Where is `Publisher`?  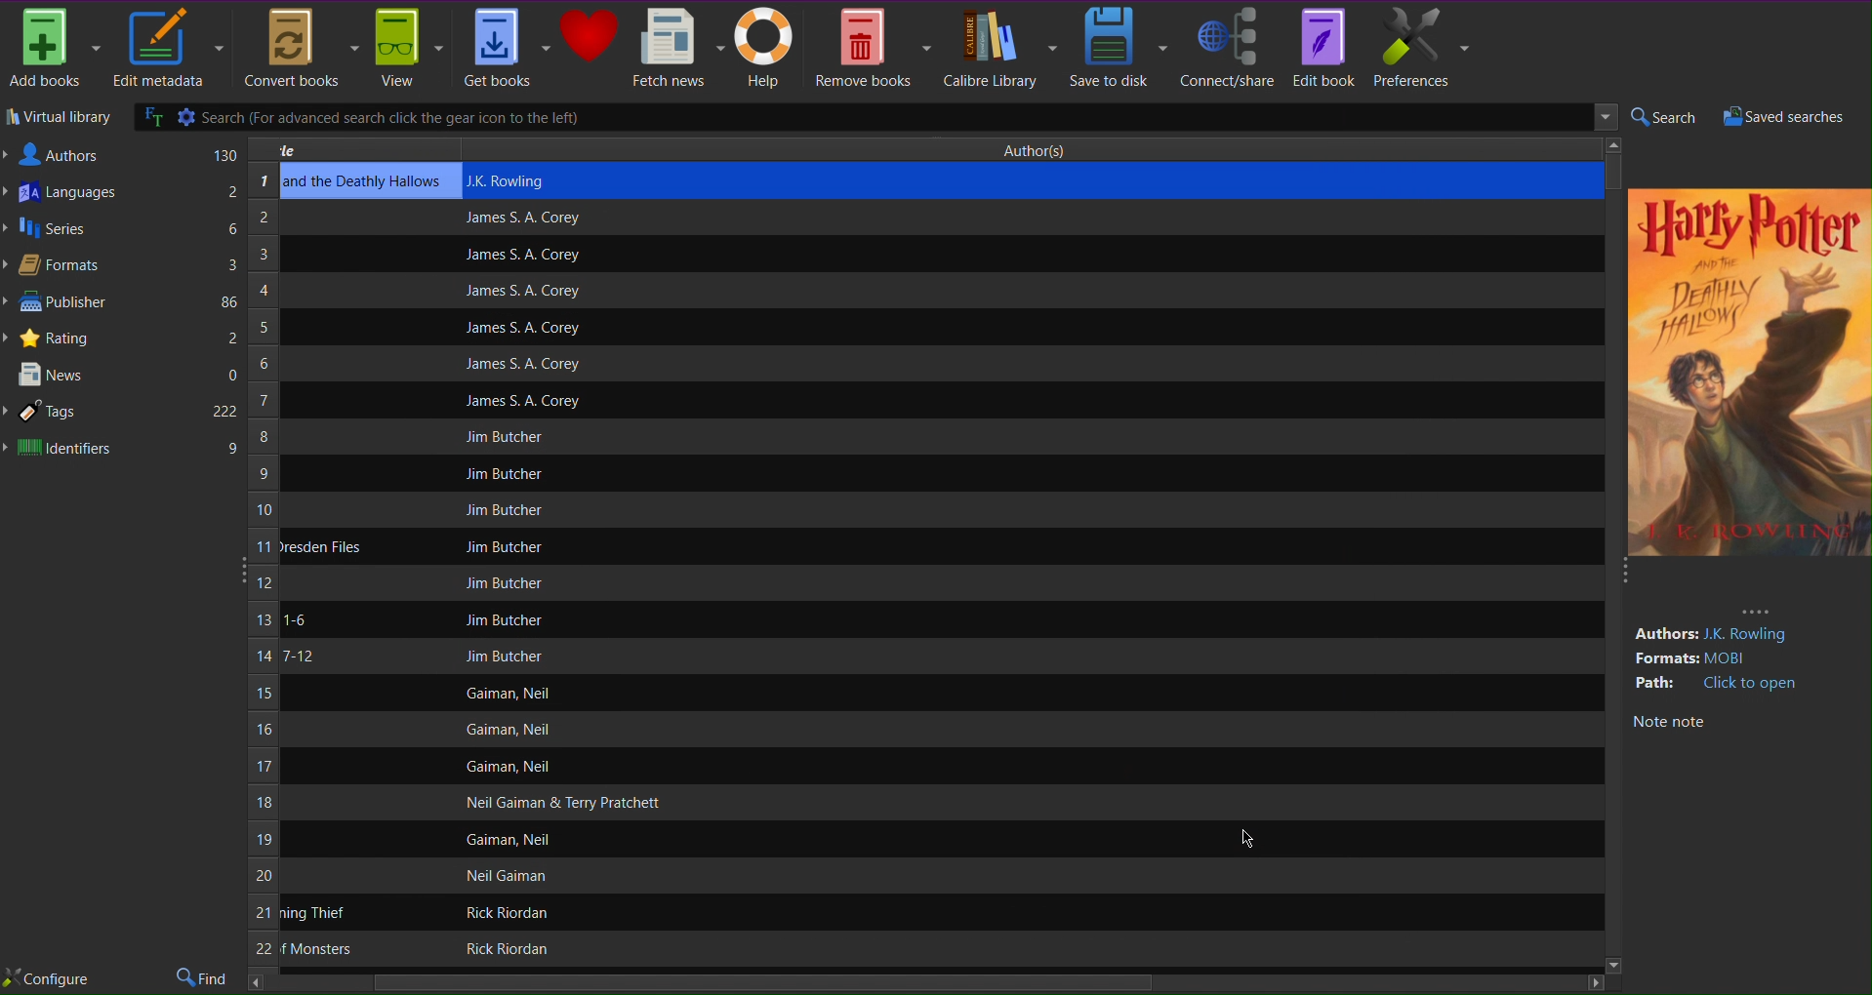 Publisher is located at coordinates (123, 302).